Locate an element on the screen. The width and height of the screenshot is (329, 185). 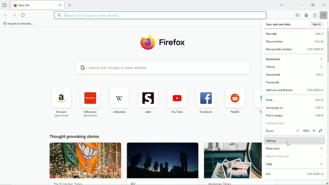
Amazon is located at coordinates (61, 102).